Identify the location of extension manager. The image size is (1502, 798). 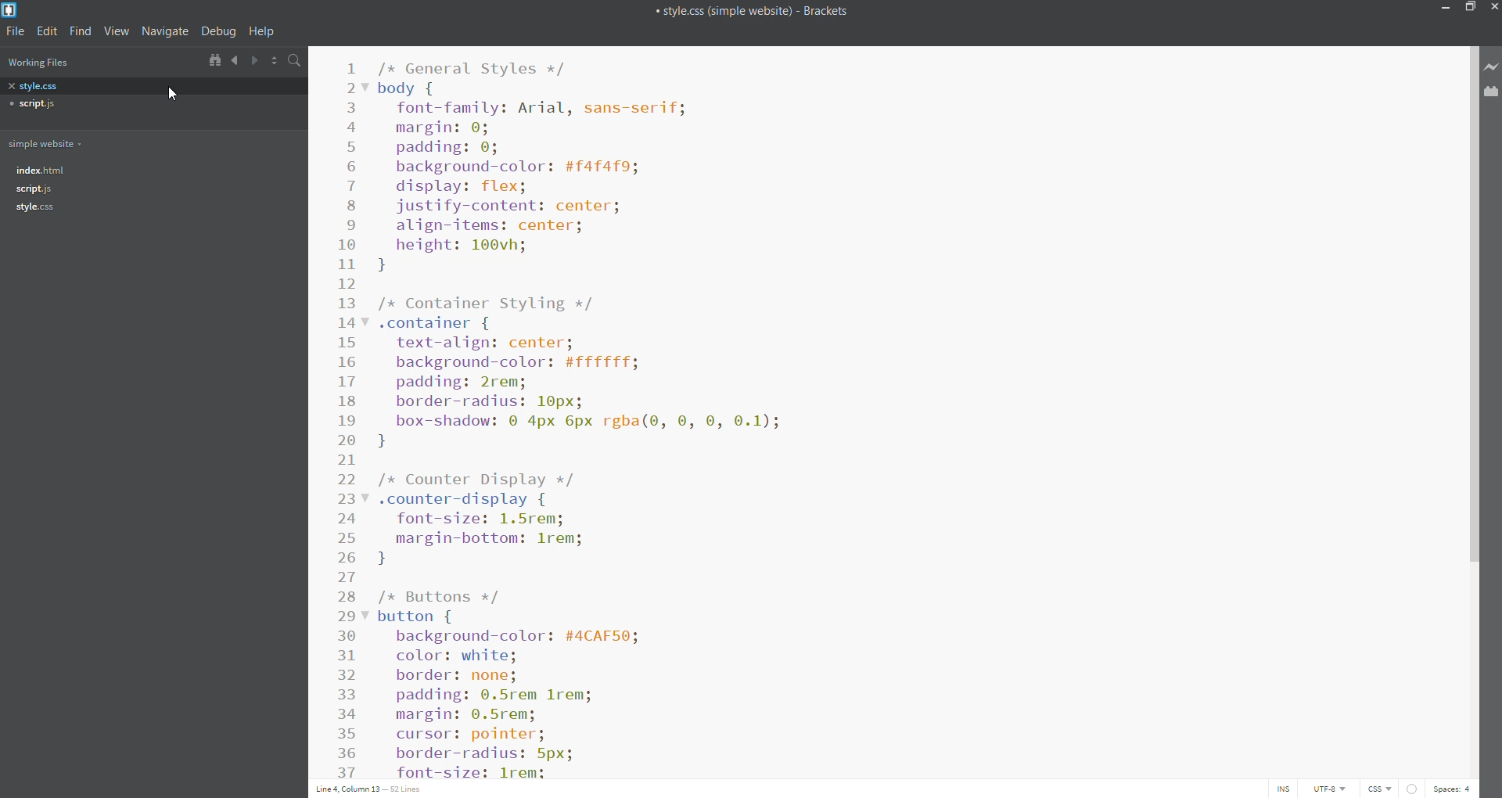
(1489, 92).